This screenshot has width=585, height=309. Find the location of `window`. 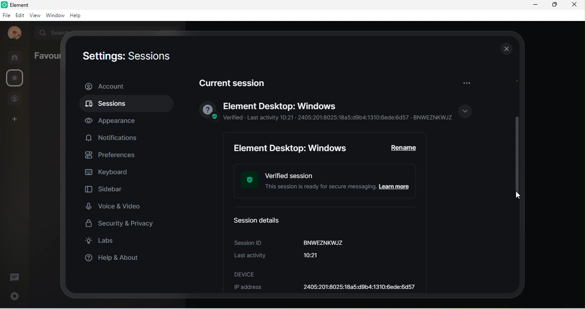

window is located at coordinates (55, 15).